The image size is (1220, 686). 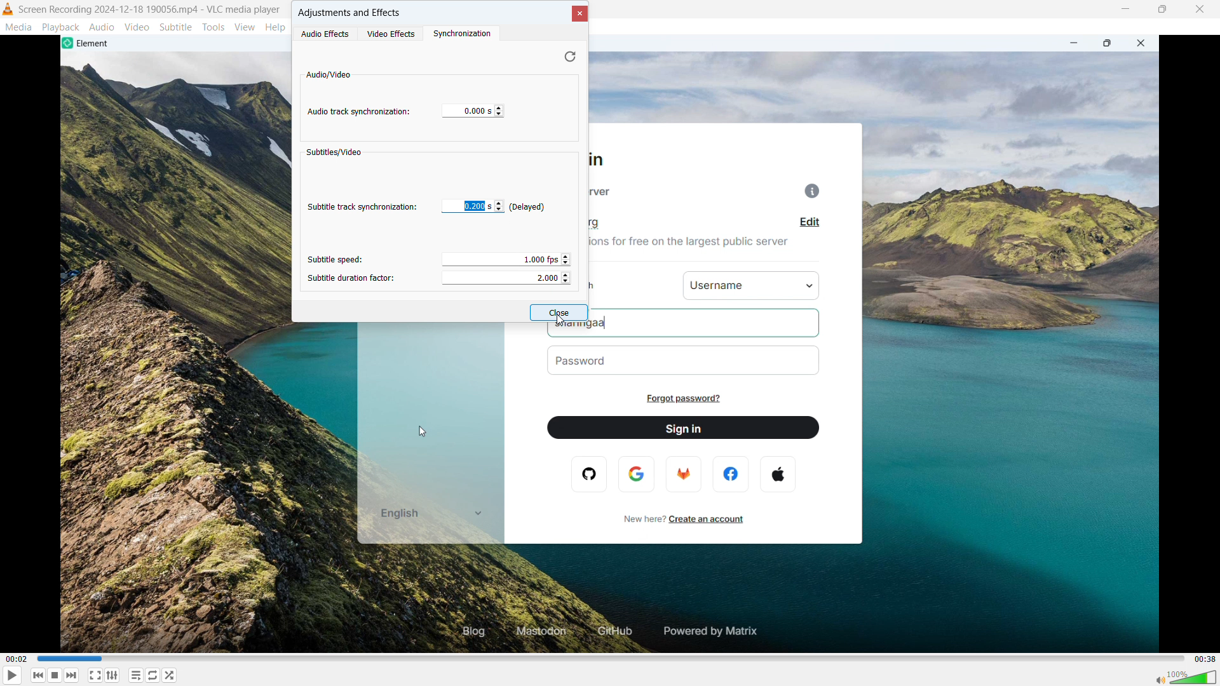 What do you see at coordinates (175, 27) in the screenshot?
I see `subtitle` at bounding box center [175, 27].